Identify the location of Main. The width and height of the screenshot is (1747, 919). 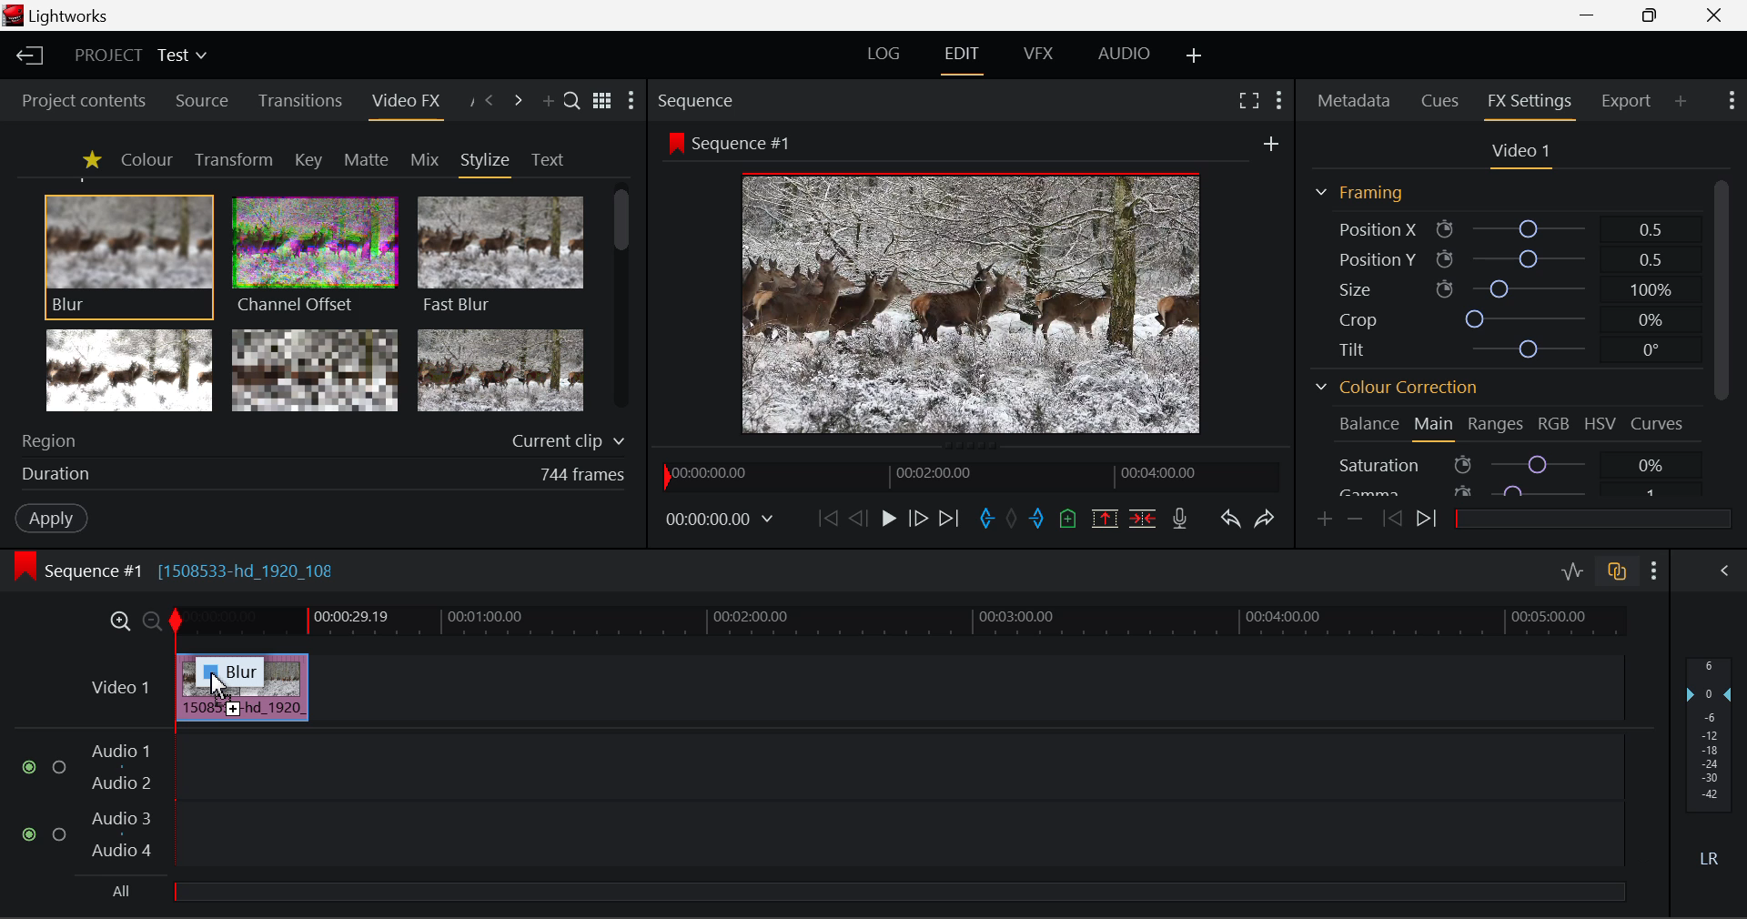
(1435, 428).